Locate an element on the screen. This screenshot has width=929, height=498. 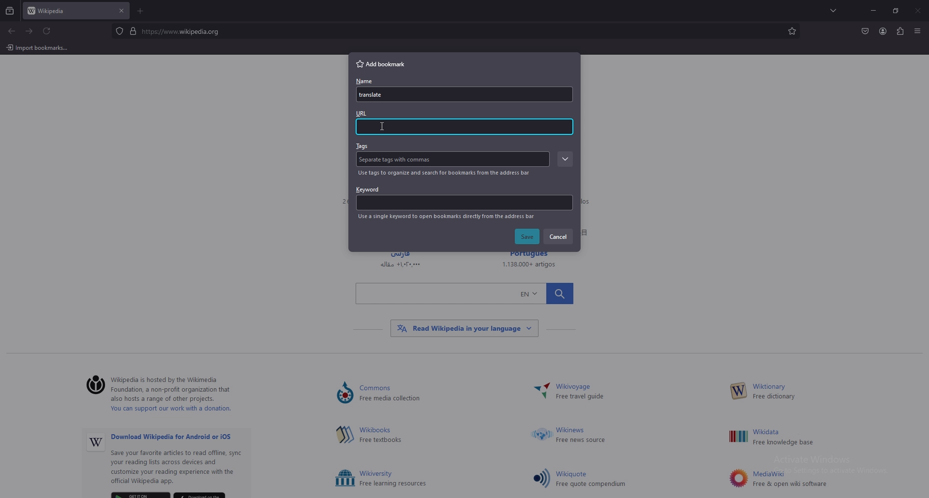
list all tabs is located at coordinates (836, 10).